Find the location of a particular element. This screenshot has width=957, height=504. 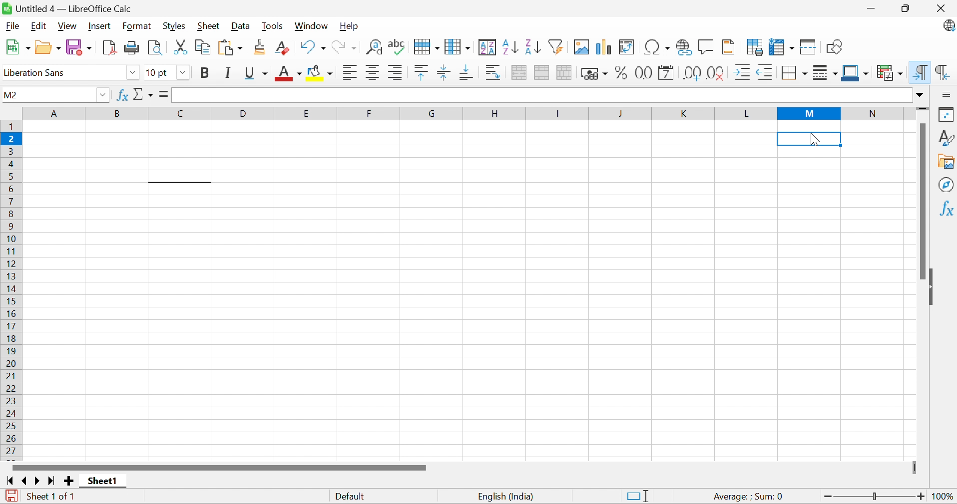

Increase indent is located at coordinates (743, 72).